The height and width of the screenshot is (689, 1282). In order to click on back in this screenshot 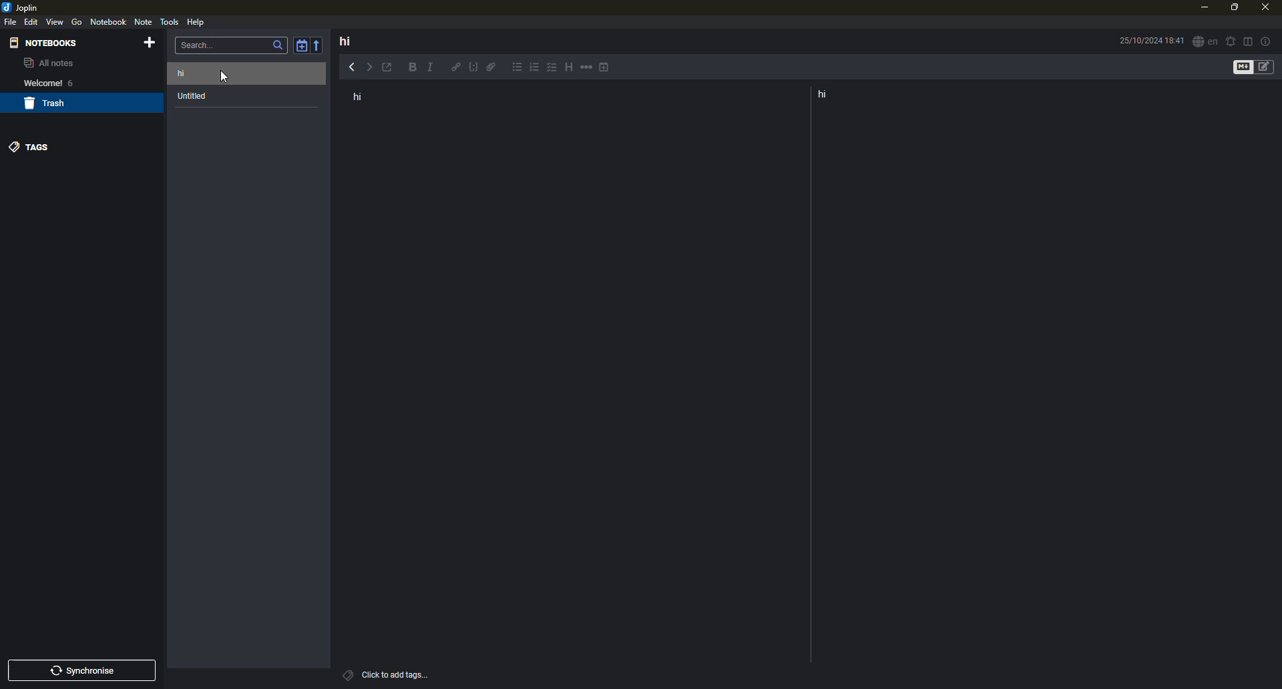, I will do `click(351, 66)`.